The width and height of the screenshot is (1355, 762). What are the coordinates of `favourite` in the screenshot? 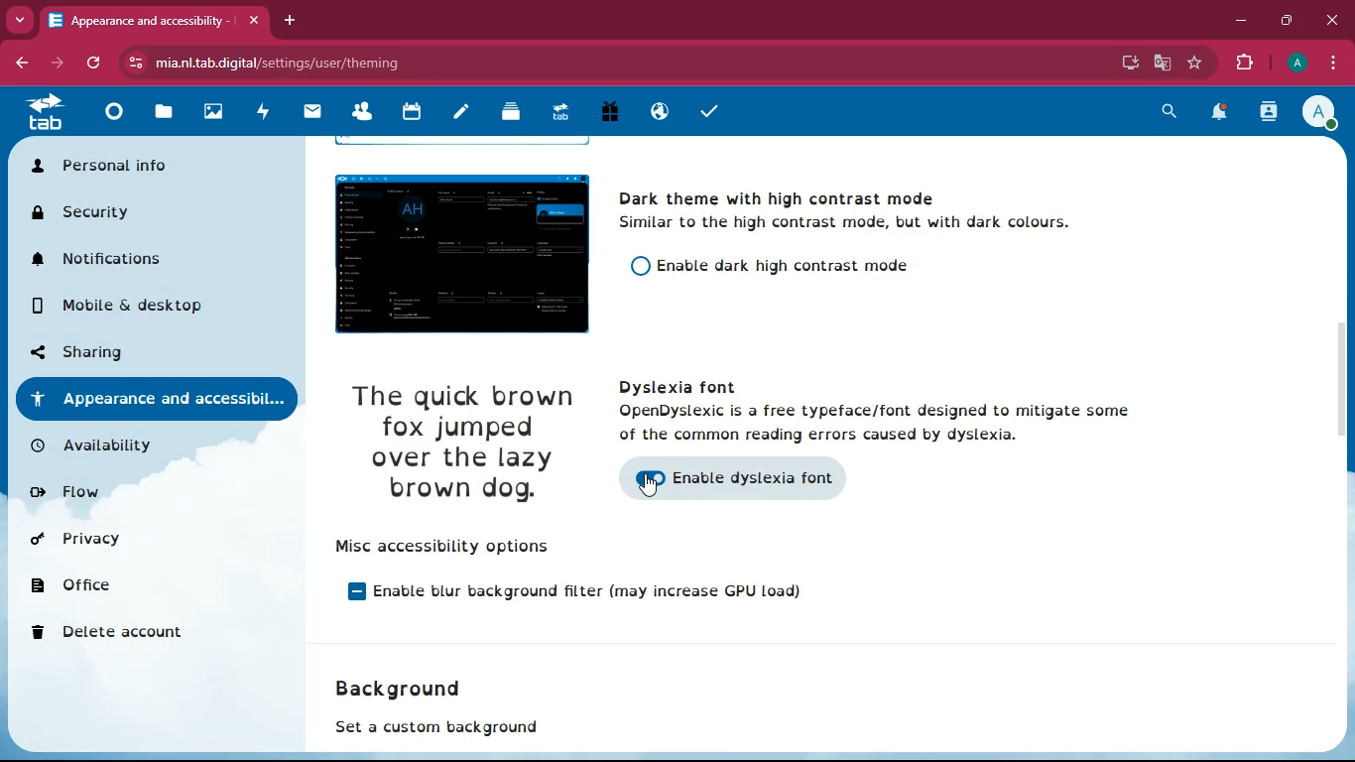 It's located at (1195, 63).